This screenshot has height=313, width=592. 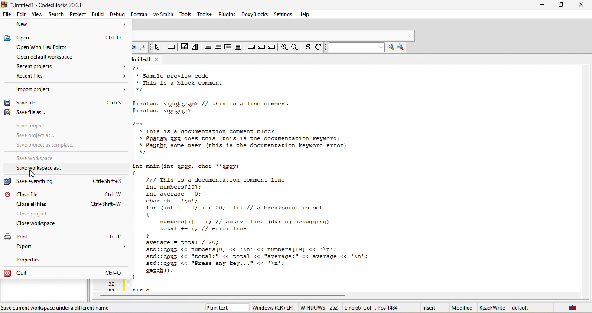 I want to click on save project, so click(x=46, y=126).